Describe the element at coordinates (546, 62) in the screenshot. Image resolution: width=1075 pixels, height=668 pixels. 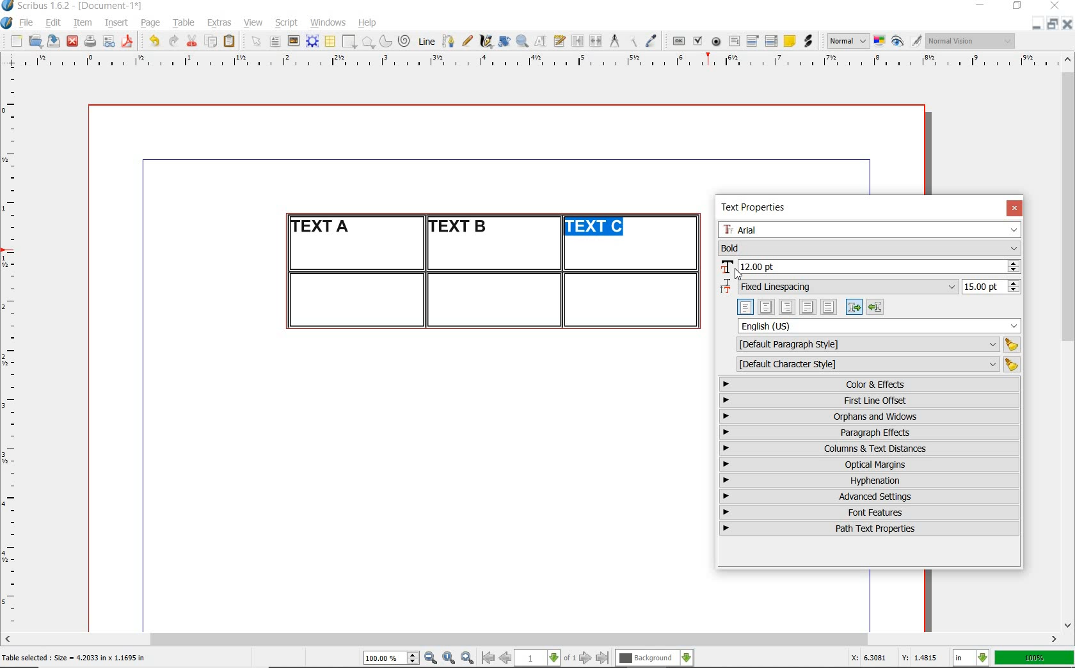
I see `ruler` at that location.